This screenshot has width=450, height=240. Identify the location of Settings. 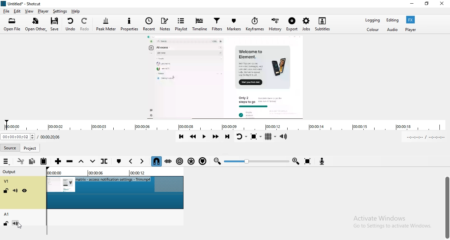
(61, 11).